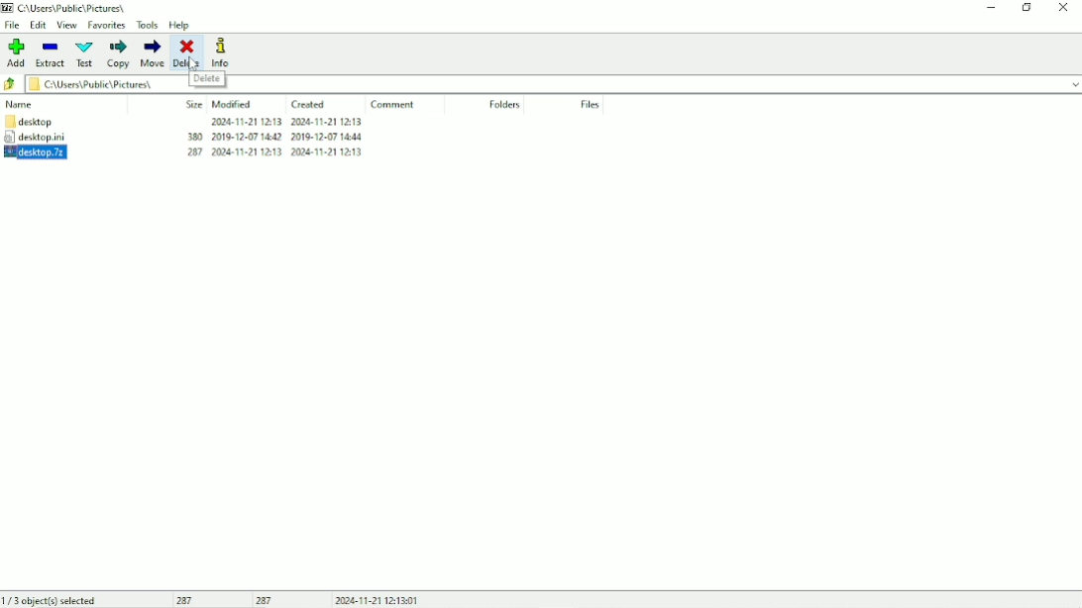 This screenshot has width=1082, height=608. What do you see at coordinates (1026, 8) in the screenshot?
I see `Restore down` at bounding box center [1026, 8].